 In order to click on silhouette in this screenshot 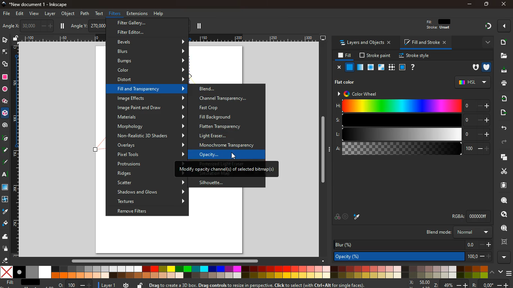, I will do `click(215, 183)`.